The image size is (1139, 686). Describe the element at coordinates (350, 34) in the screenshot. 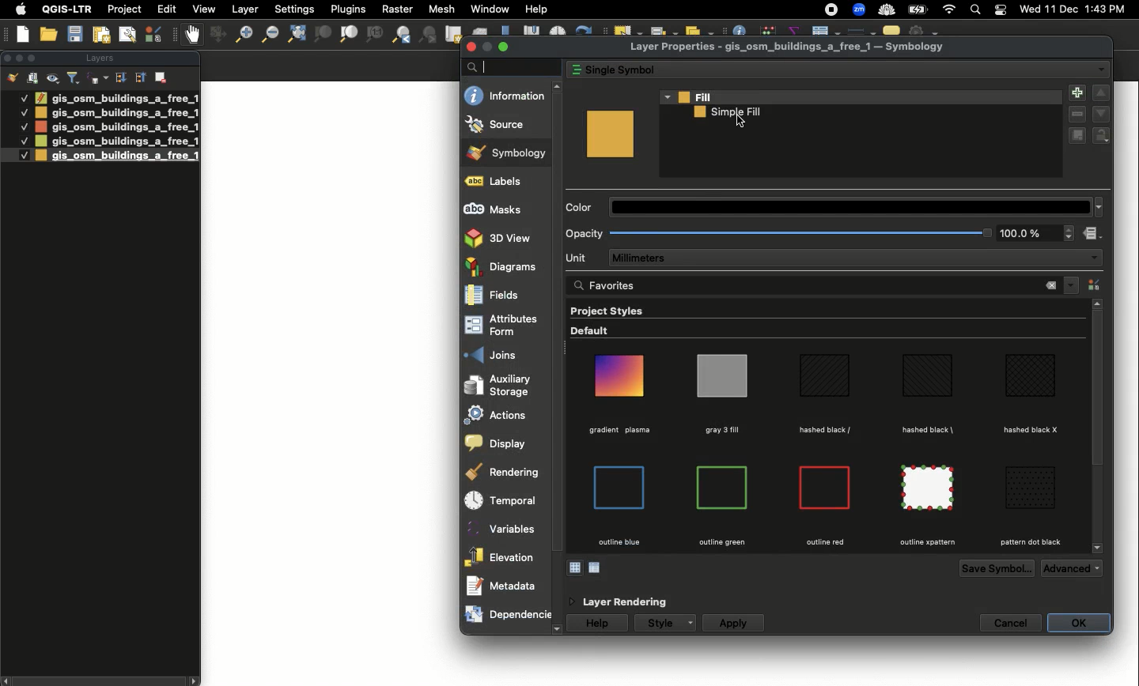

I see `Zoom to layer` at that location.